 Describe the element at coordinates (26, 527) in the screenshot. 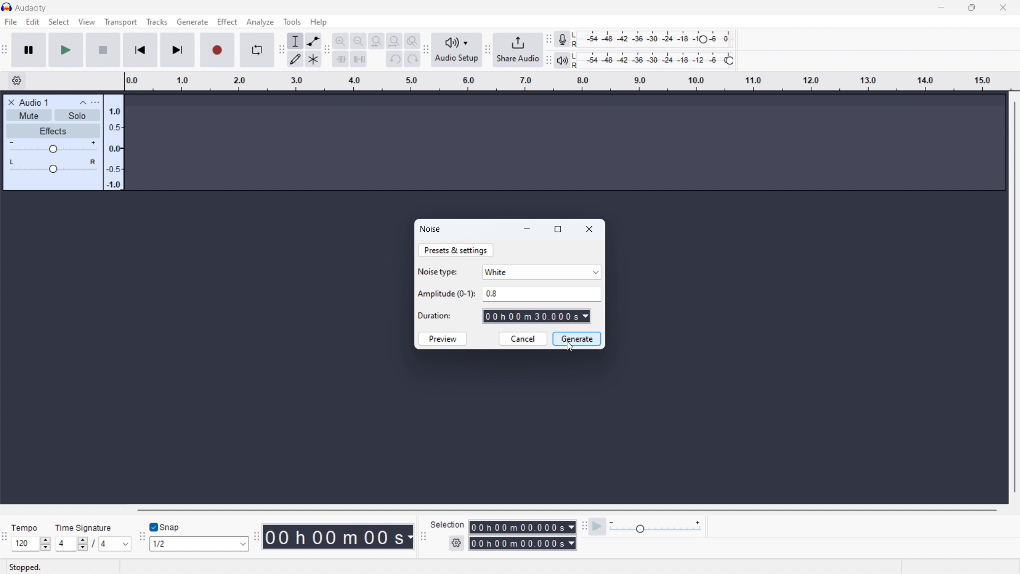

I see `Time` at that location.